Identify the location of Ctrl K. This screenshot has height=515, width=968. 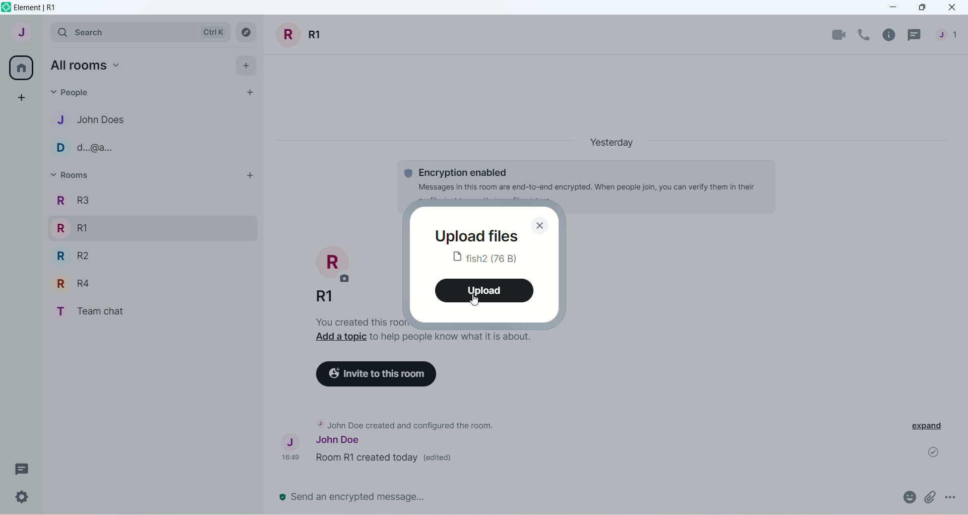
(208, 32).